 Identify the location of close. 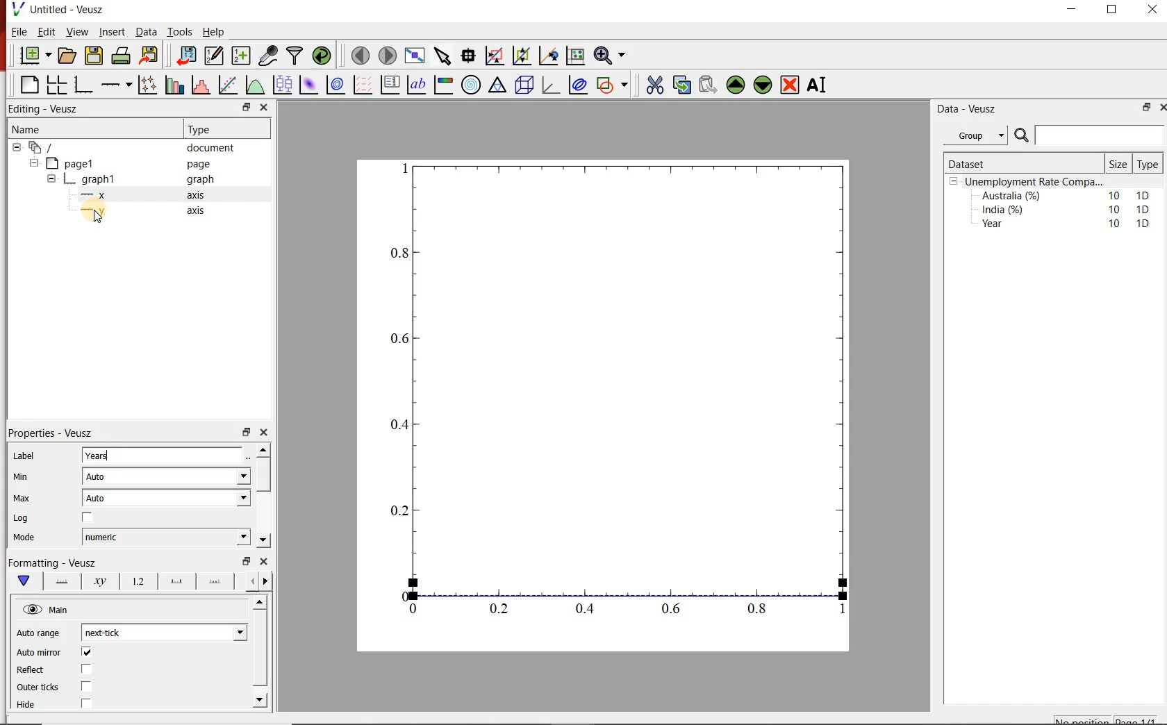
(1163, 106).